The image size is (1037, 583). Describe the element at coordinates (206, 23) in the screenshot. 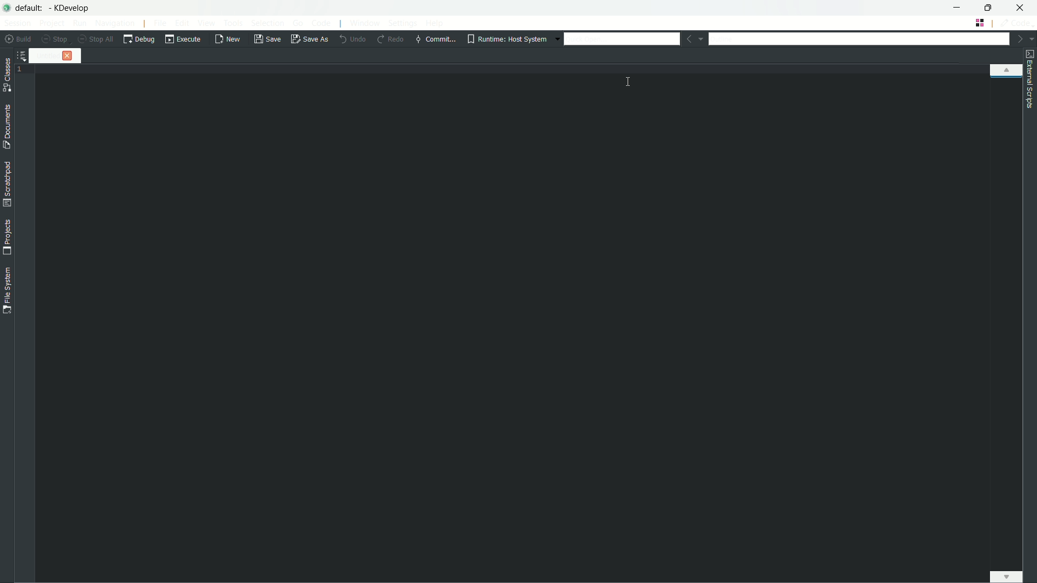

I see `view` at that location.